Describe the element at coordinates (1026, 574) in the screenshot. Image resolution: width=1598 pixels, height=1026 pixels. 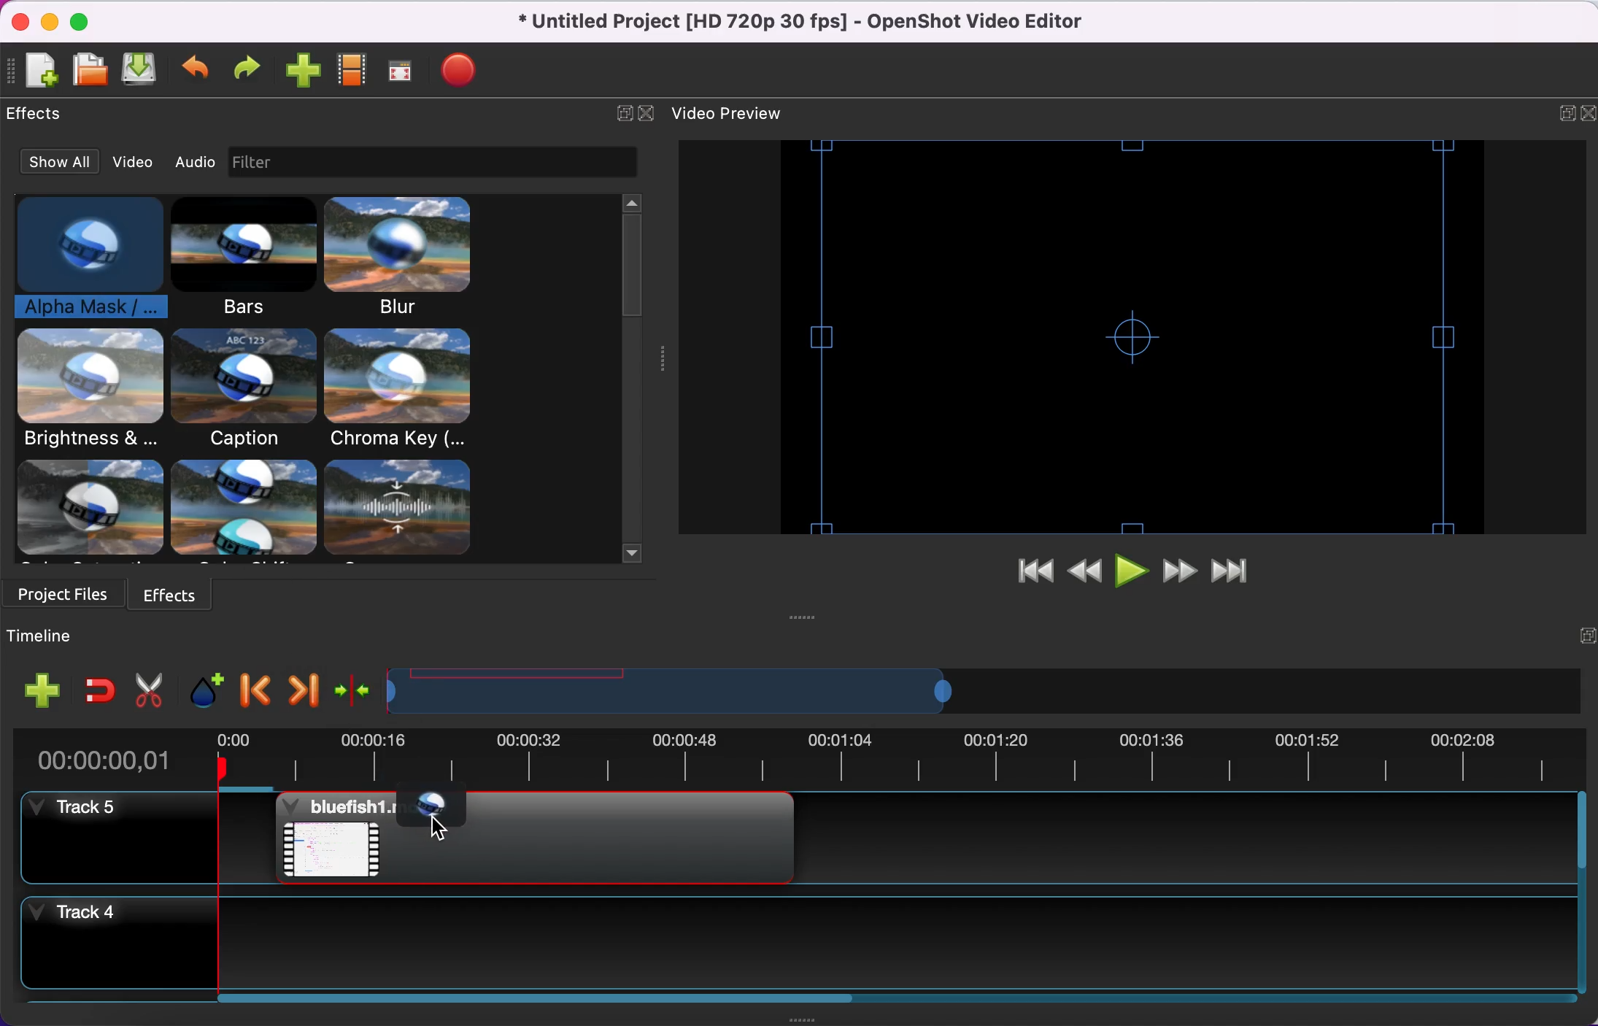
I see `jump to start` at that location.